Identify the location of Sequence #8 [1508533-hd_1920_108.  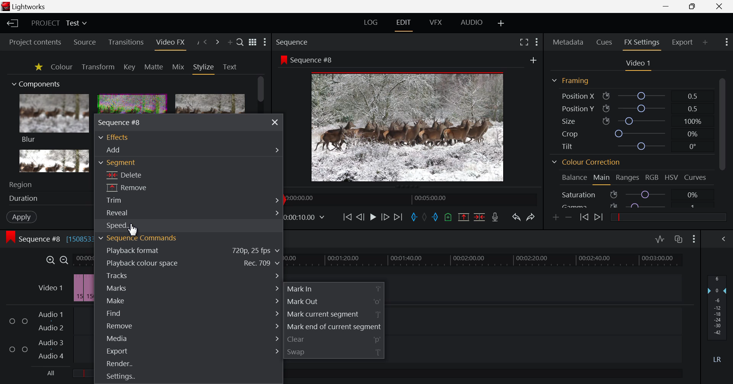
(45, 238).